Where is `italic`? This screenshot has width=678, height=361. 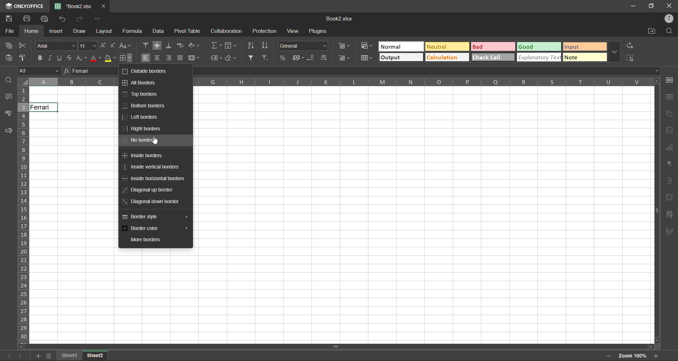
italic is located at coordinates (51, 58).